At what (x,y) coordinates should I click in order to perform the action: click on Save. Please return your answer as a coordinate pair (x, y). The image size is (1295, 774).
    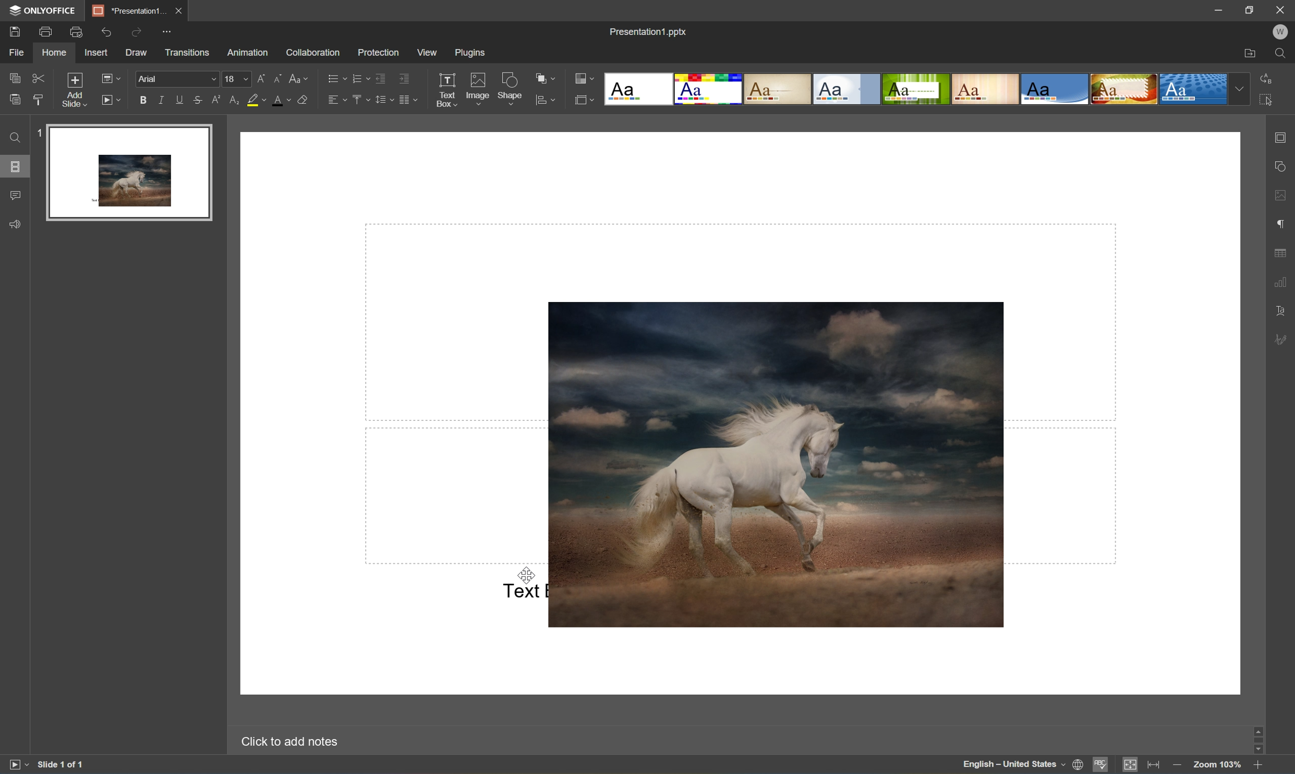
    Looking at the image, I should click on (15, 32).